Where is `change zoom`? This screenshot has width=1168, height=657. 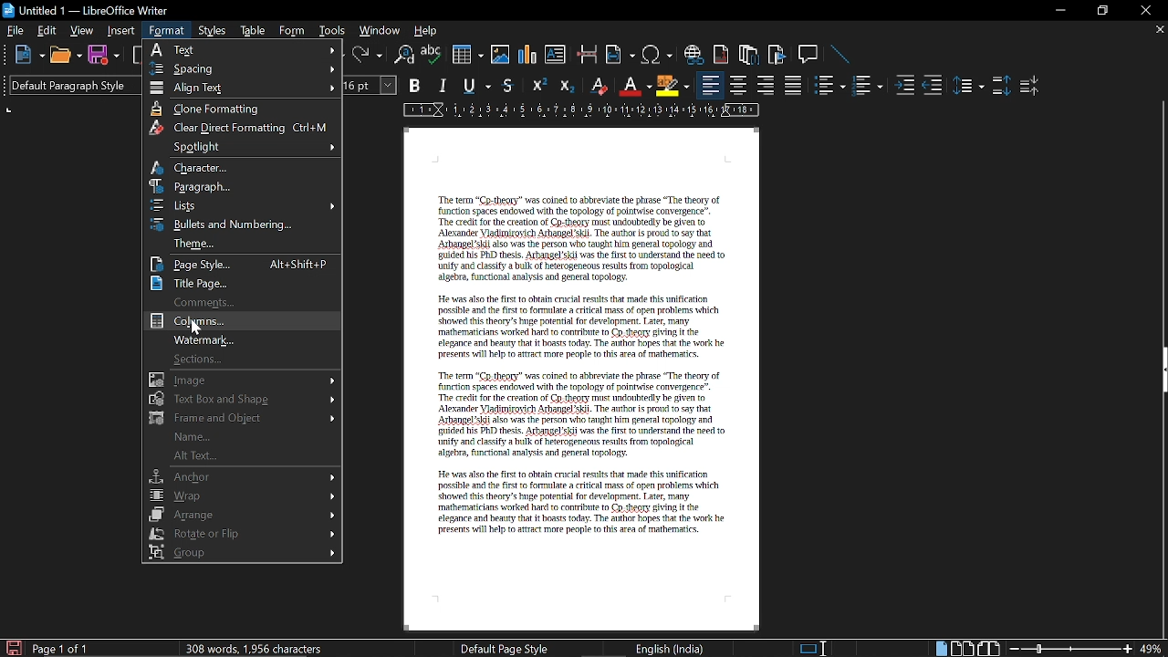 change zoom is located at coordinates (1087, 648).